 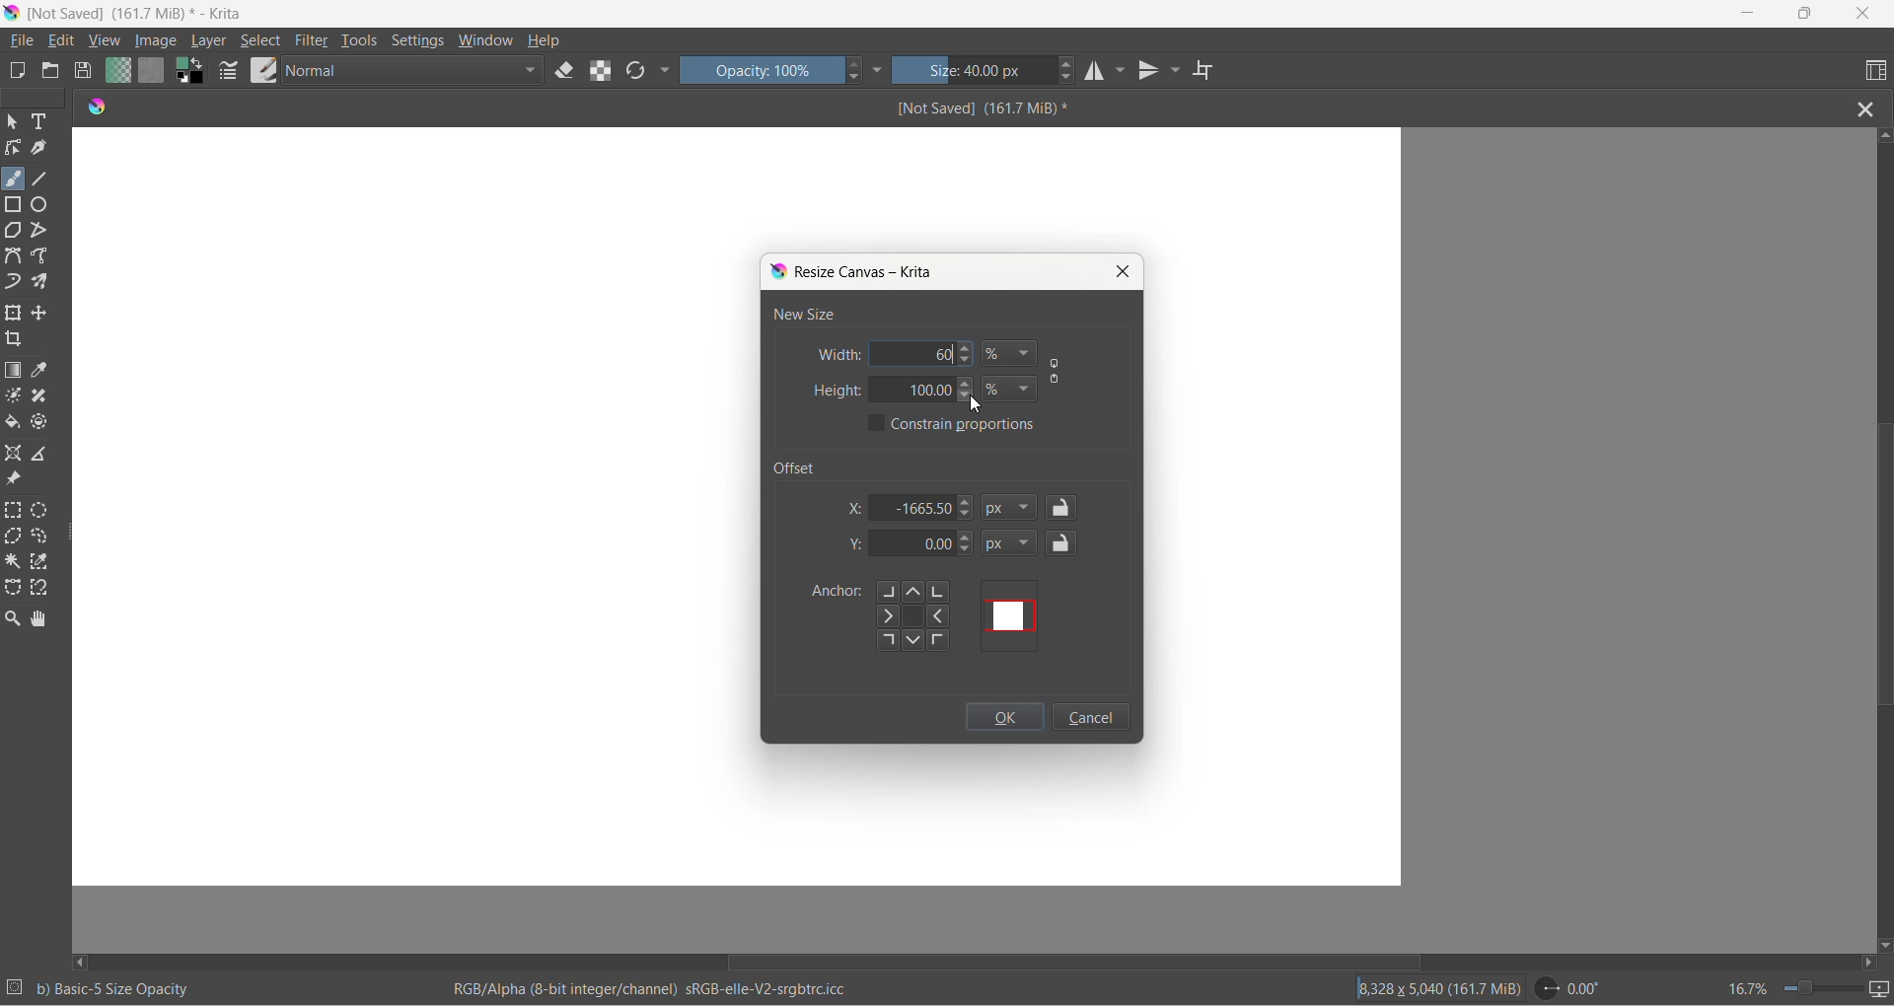 What do you see at coordinates (1011, 615) in the screenshot?
I see `offset using mapping` at bounding box center [1011, 615].